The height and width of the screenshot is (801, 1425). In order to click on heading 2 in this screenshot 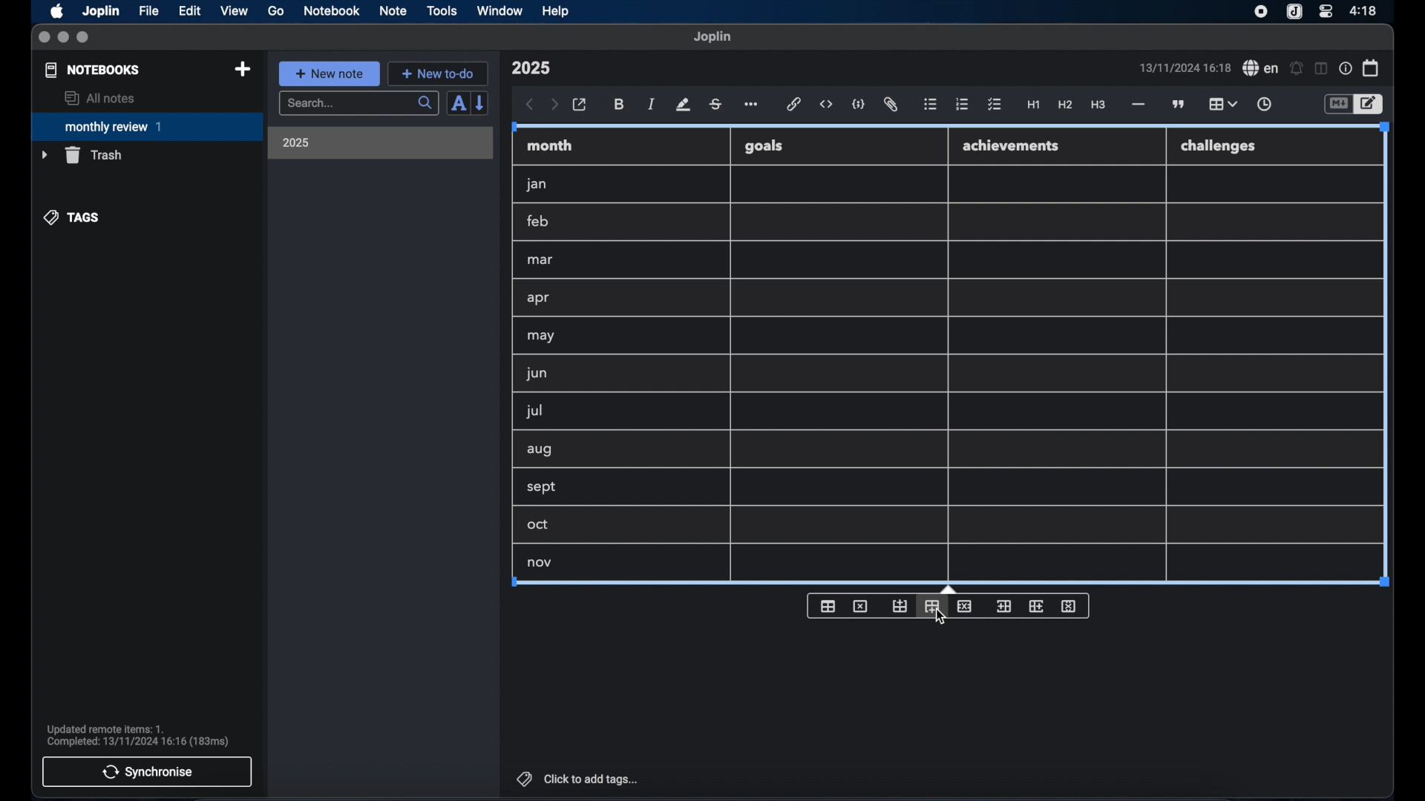, I will do `click(1066, 105)`.